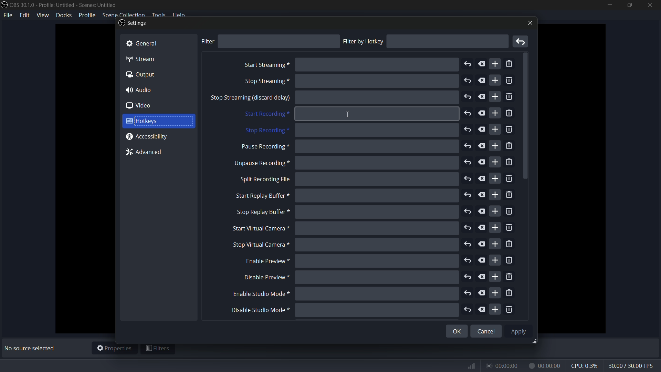  What do you see at coordinates (495, 97) in the screenshot?
I see `add more` at bounding box center [495, 97].